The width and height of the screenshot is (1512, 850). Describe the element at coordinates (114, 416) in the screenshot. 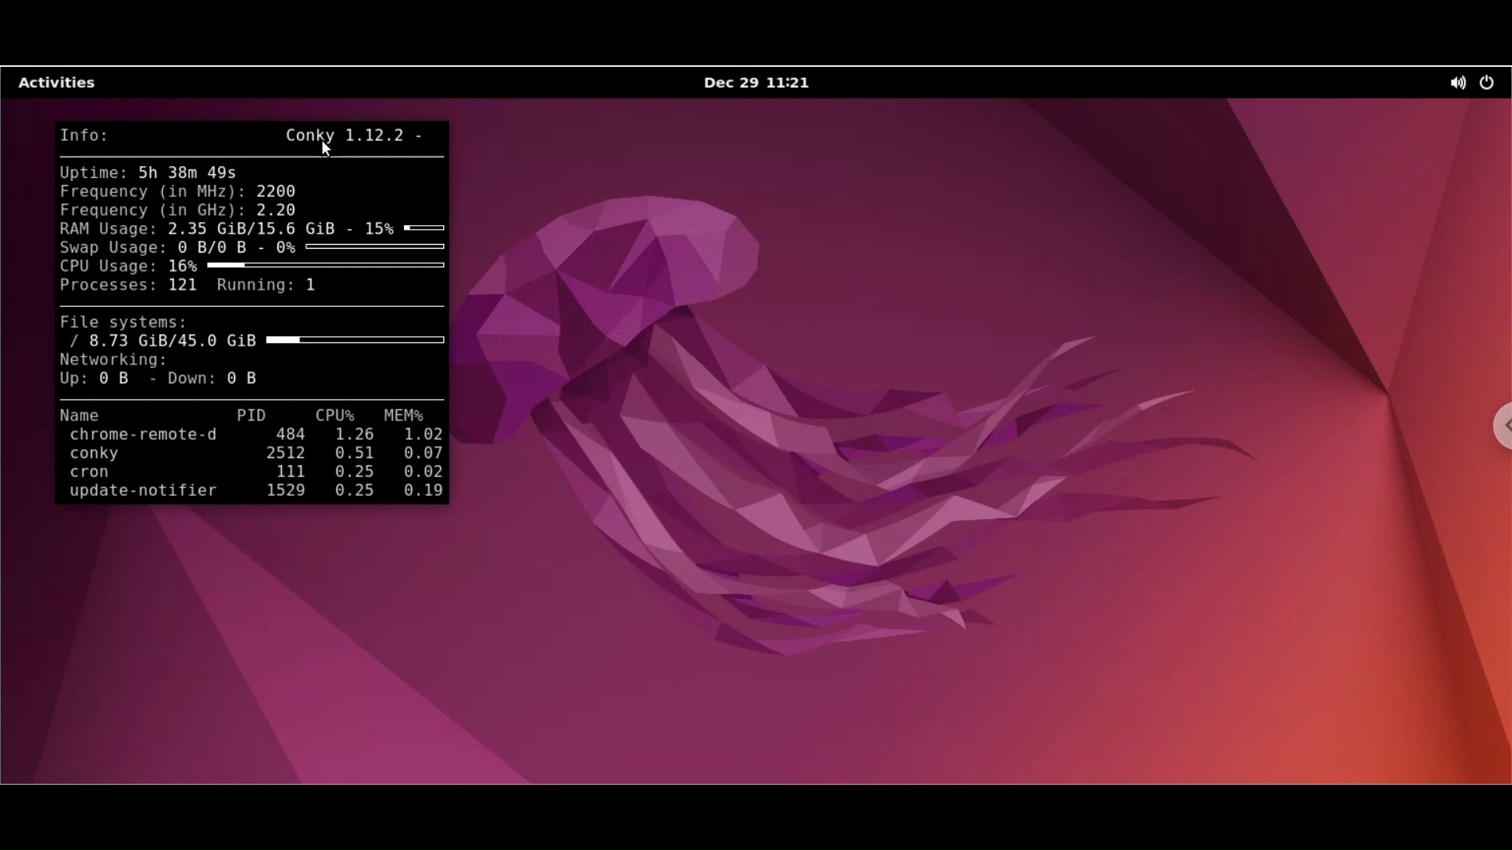

I see `name` at that location.